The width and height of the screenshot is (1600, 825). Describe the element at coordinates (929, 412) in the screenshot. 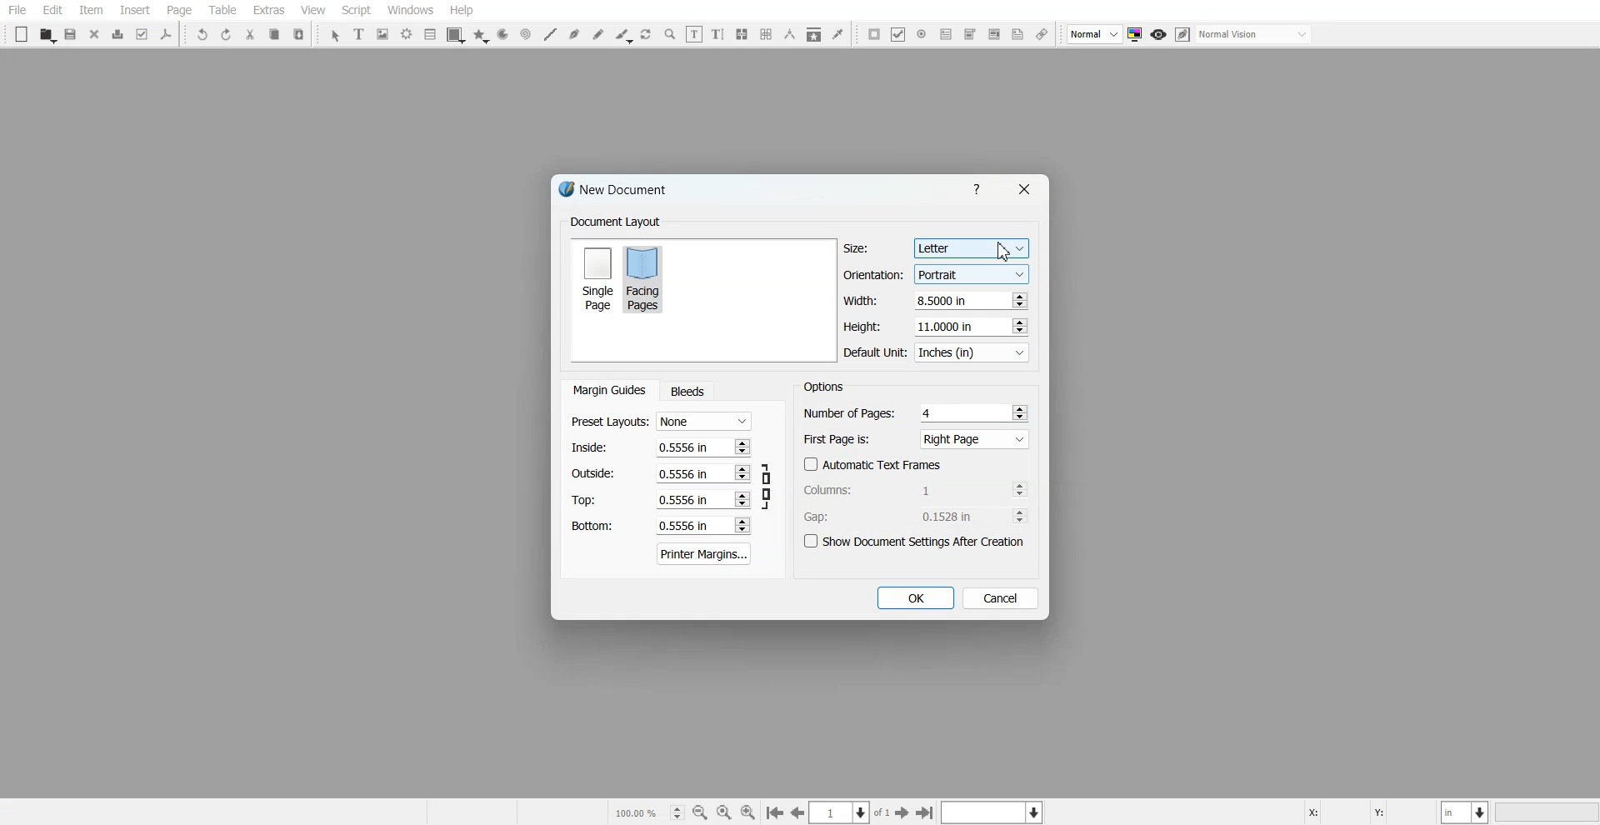

I see `4` at that location.